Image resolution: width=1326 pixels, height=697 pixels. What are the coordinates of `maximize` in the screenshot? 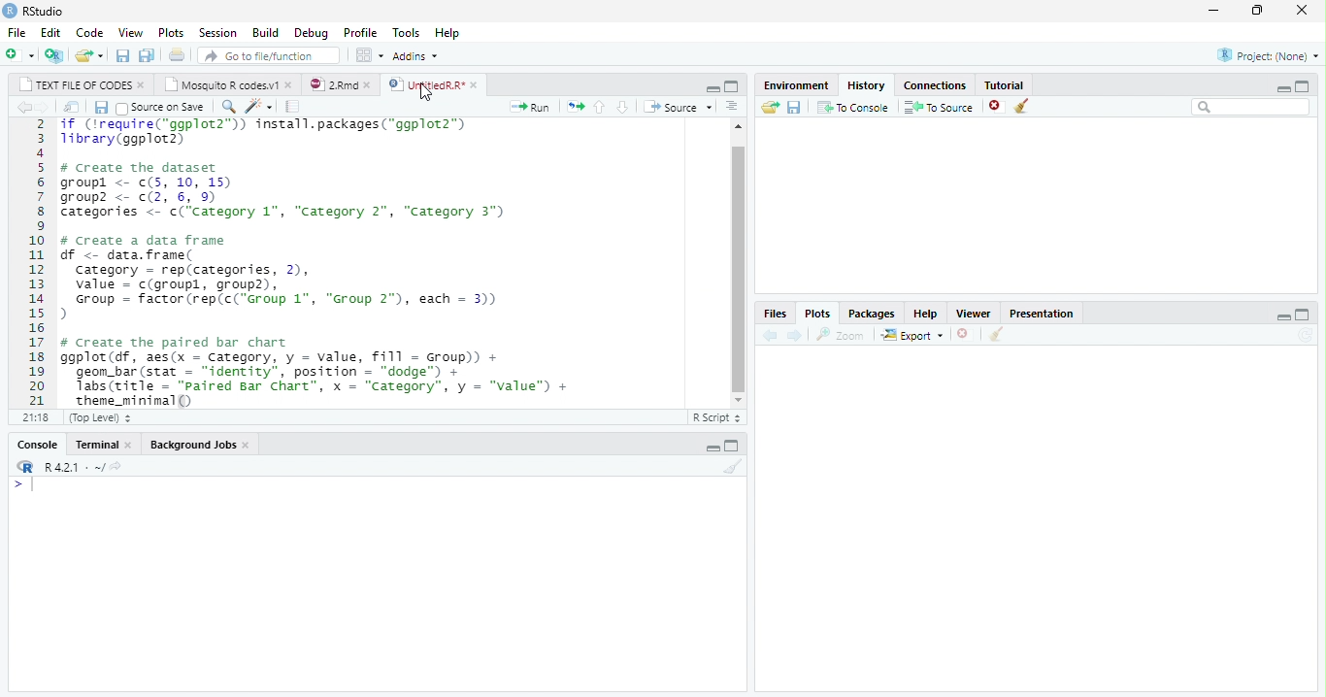 It's located at (736, 447).